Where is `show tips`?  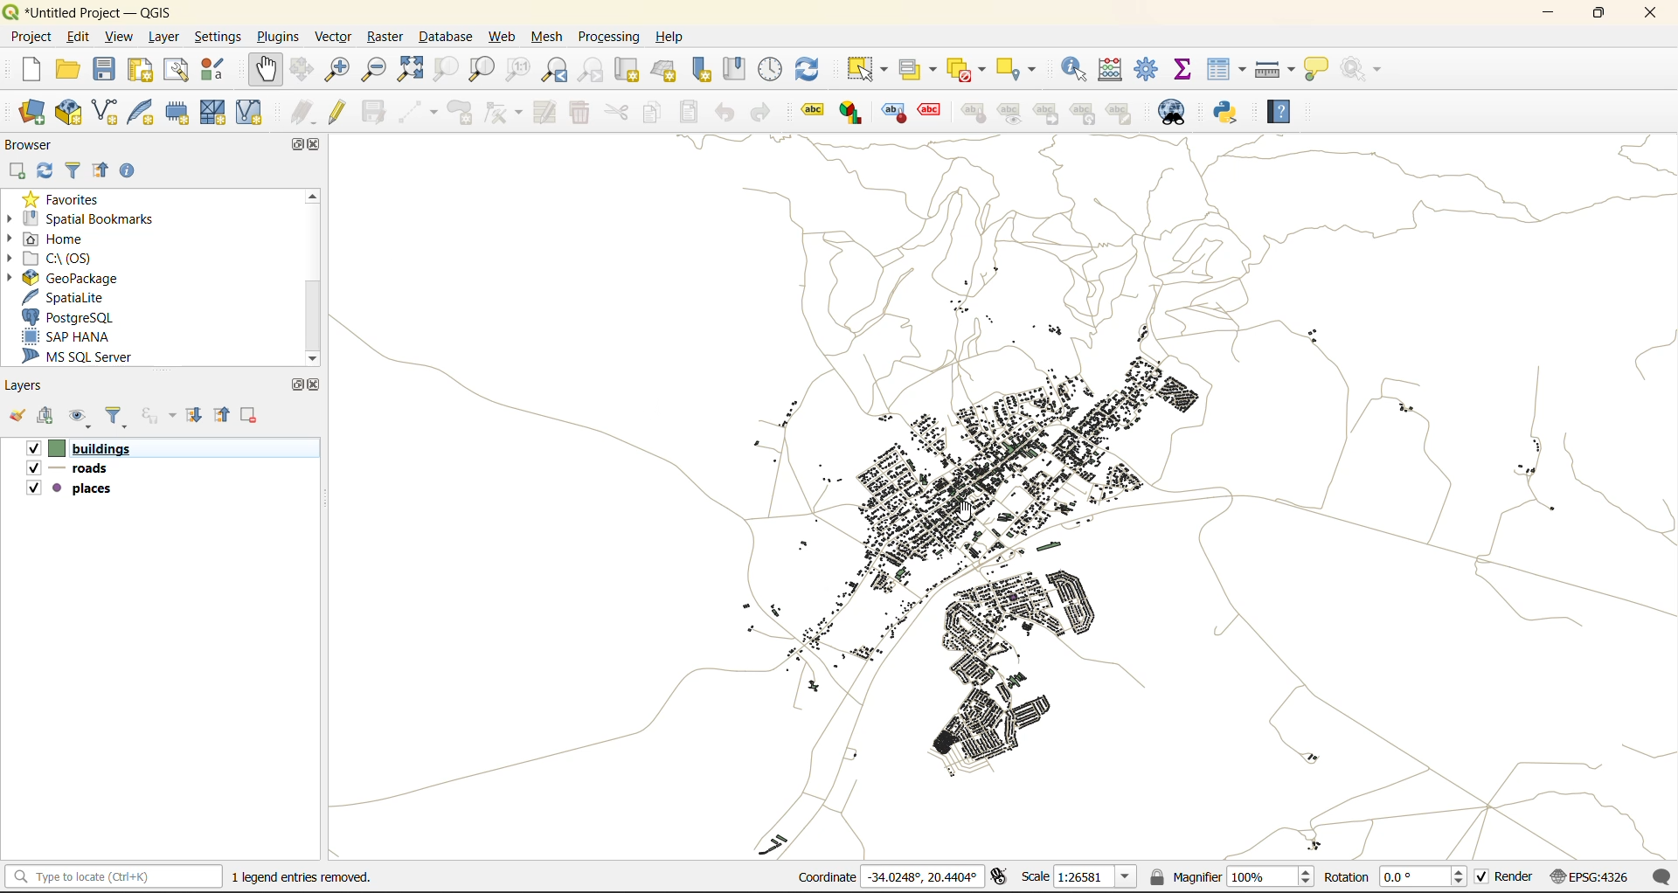 show tips is located at coordinates (1316, 70).